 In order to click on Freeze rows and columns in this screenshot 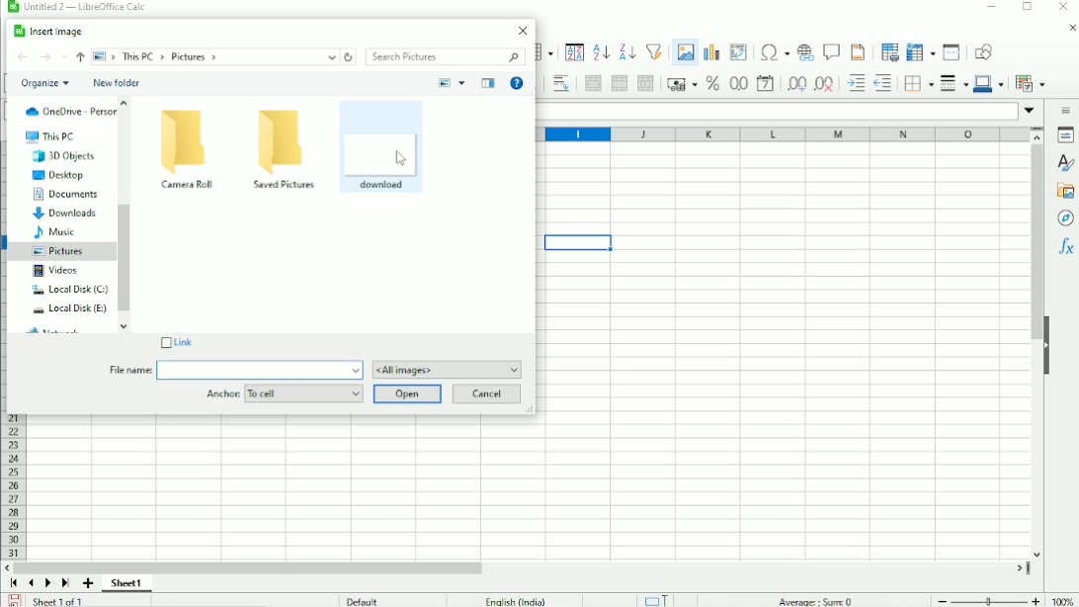, I will do `click(920, 51)`.